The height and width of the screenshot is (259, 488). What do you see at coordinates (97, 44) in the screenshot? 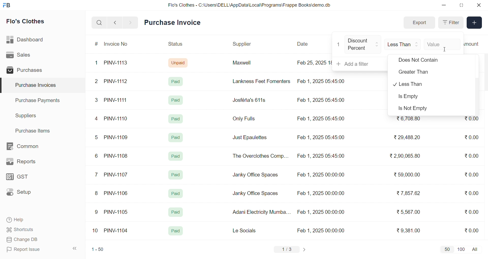
I see `#` at bounding box center [97, 44].